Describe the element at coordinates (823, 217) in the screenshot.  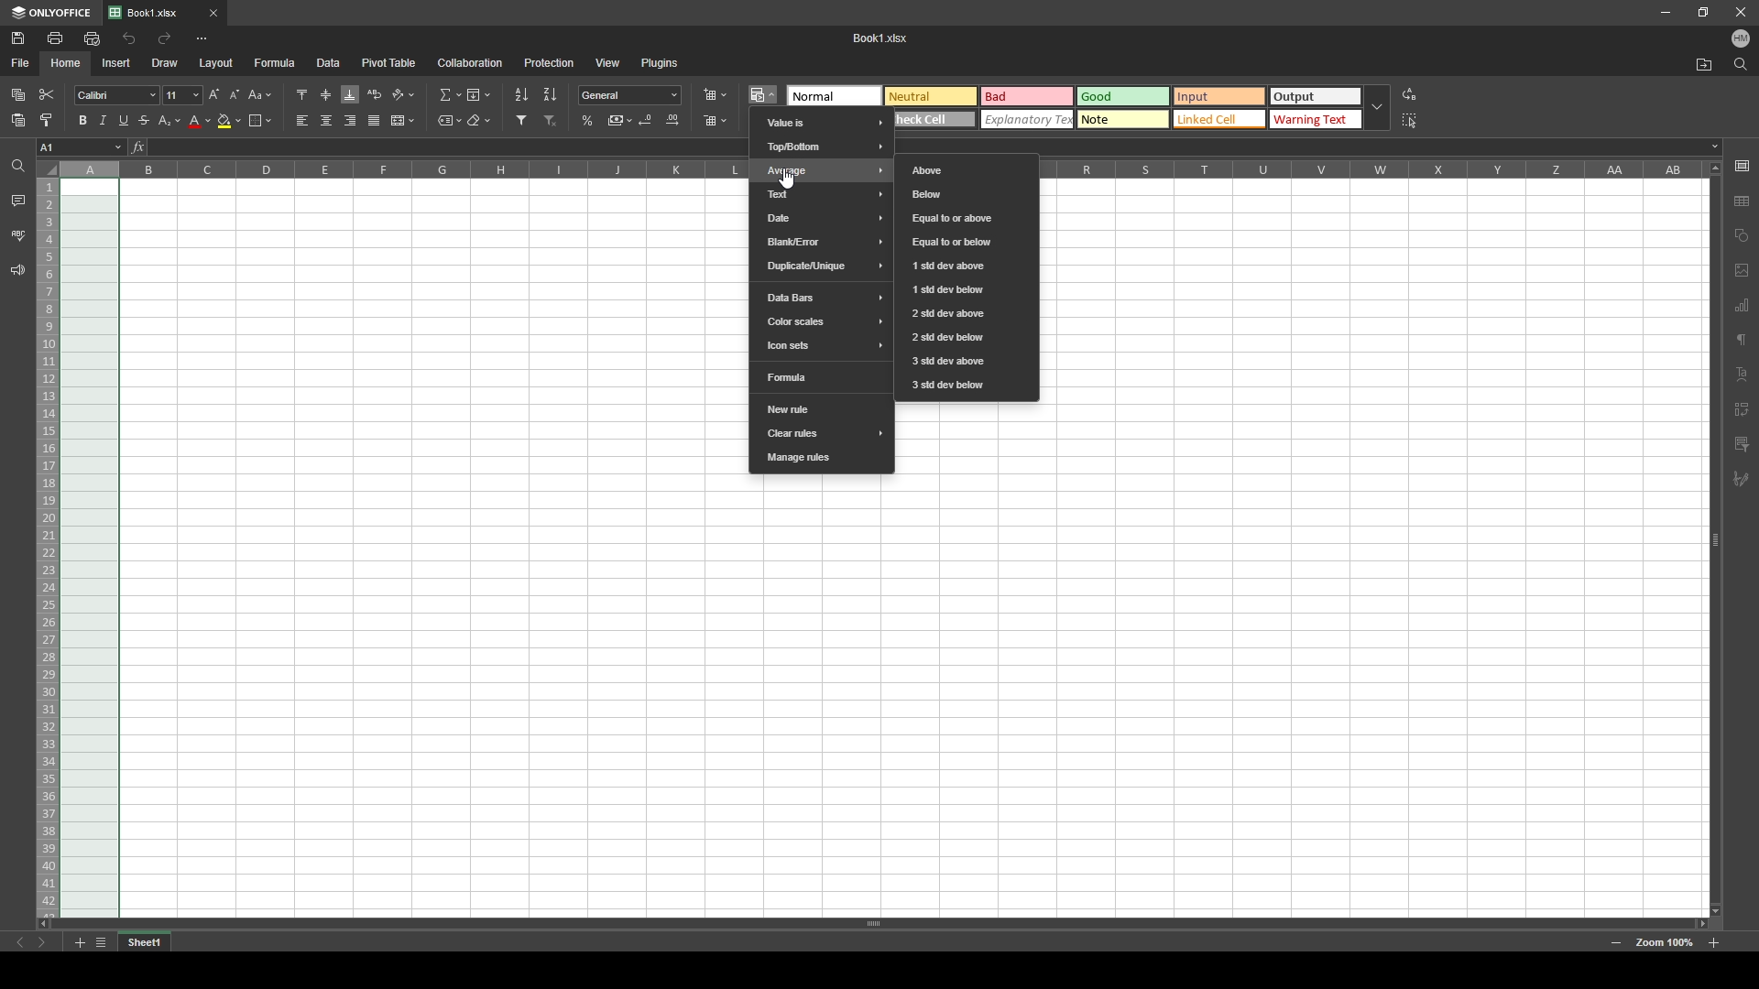
I see `date` at that location.